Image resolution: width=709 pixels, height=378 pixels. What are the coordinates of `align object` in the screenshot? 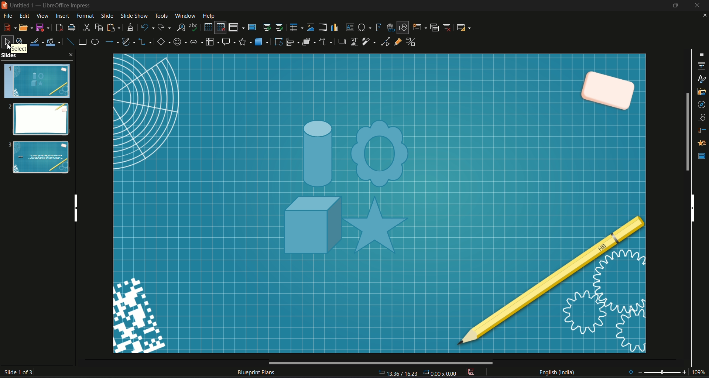 It's located at (293, 42).